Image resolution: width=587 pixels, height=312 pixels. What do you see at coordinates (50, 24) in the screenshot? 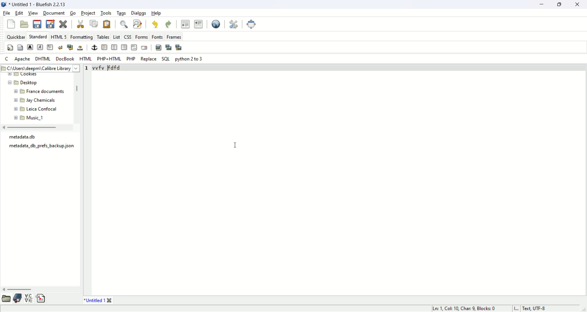
I see `save as` at bounding box center [50, 24].